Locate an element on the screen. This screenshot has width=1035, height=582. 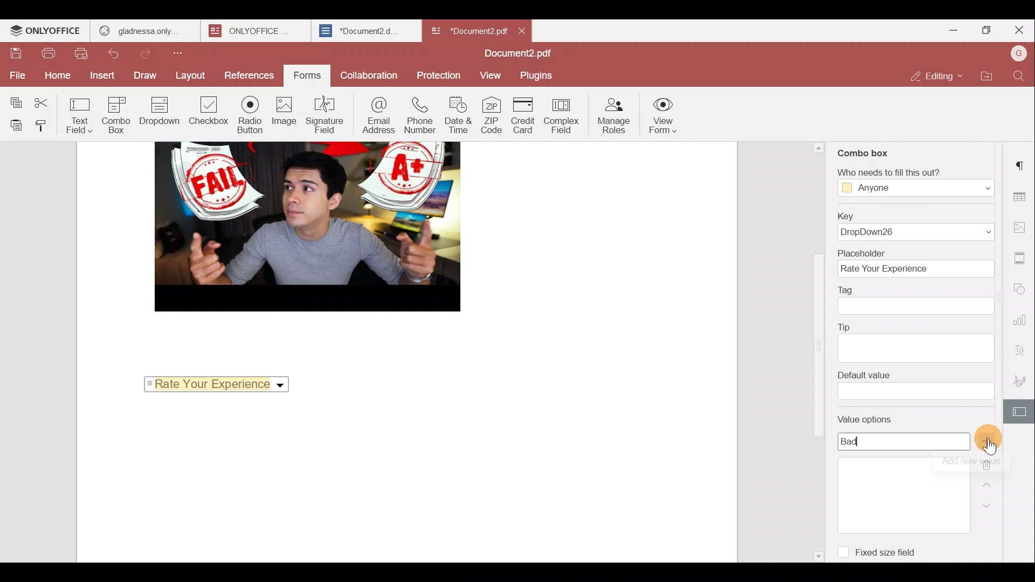
Default value is located at coordinates (915, 385).